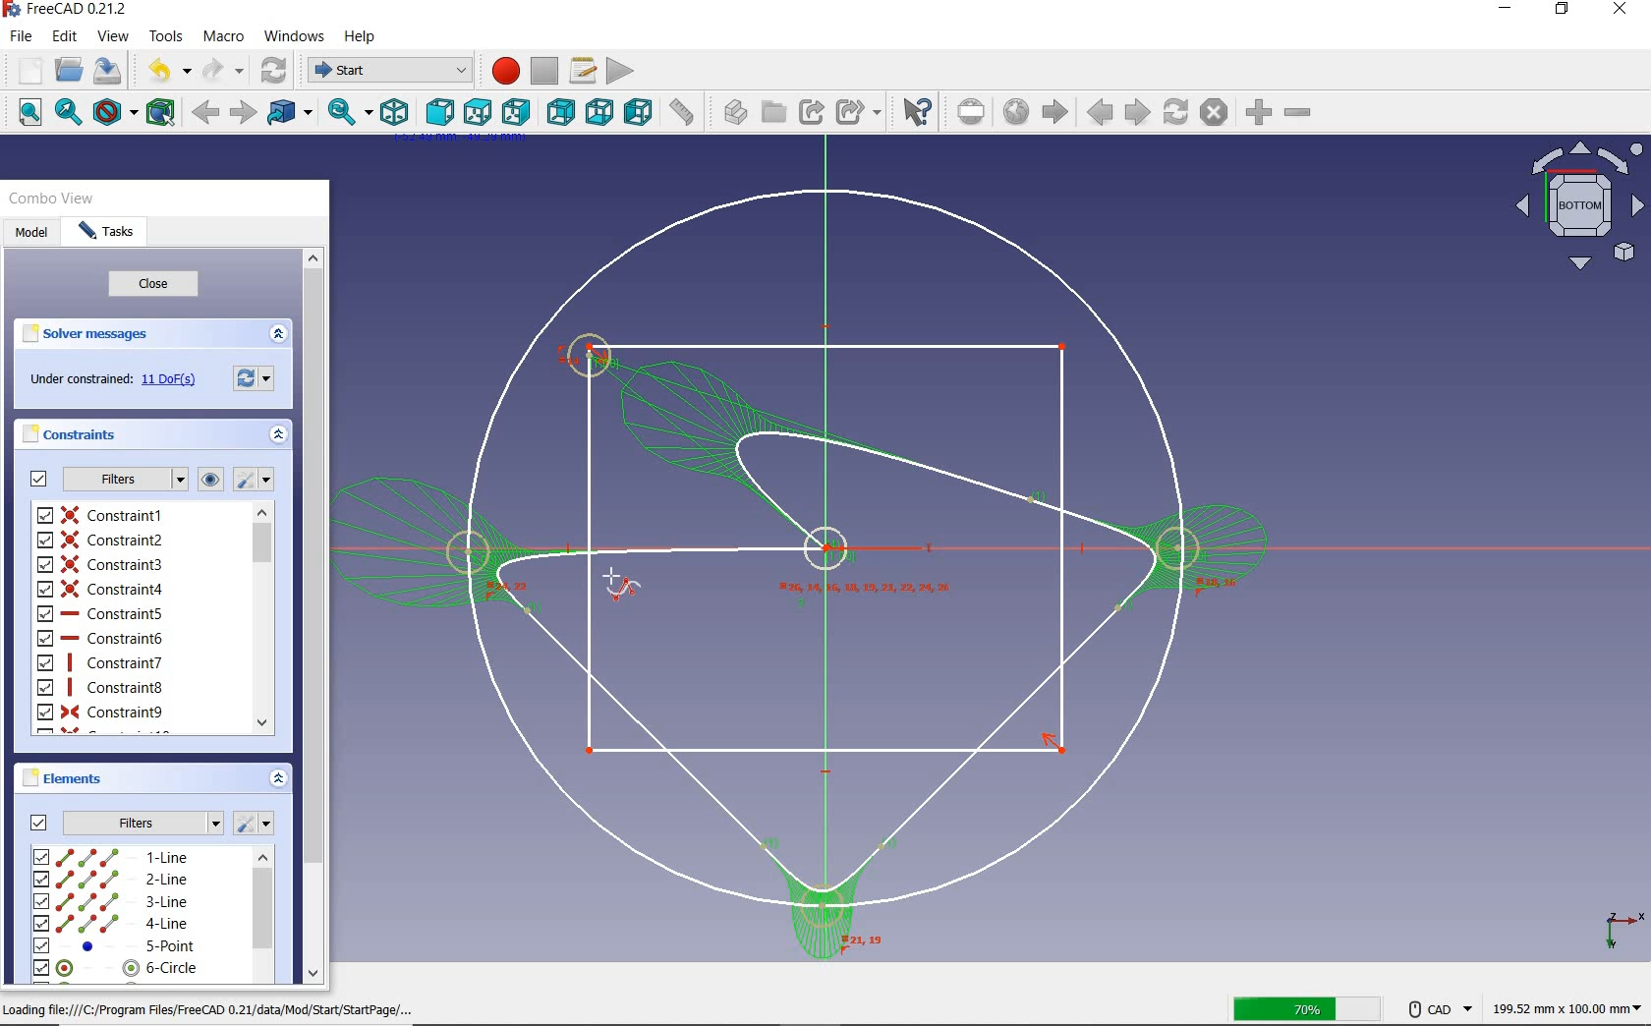  What do you see at coordinates (66, 37) in the screenshot?
I see `edit` at bounding box center [66, 37].